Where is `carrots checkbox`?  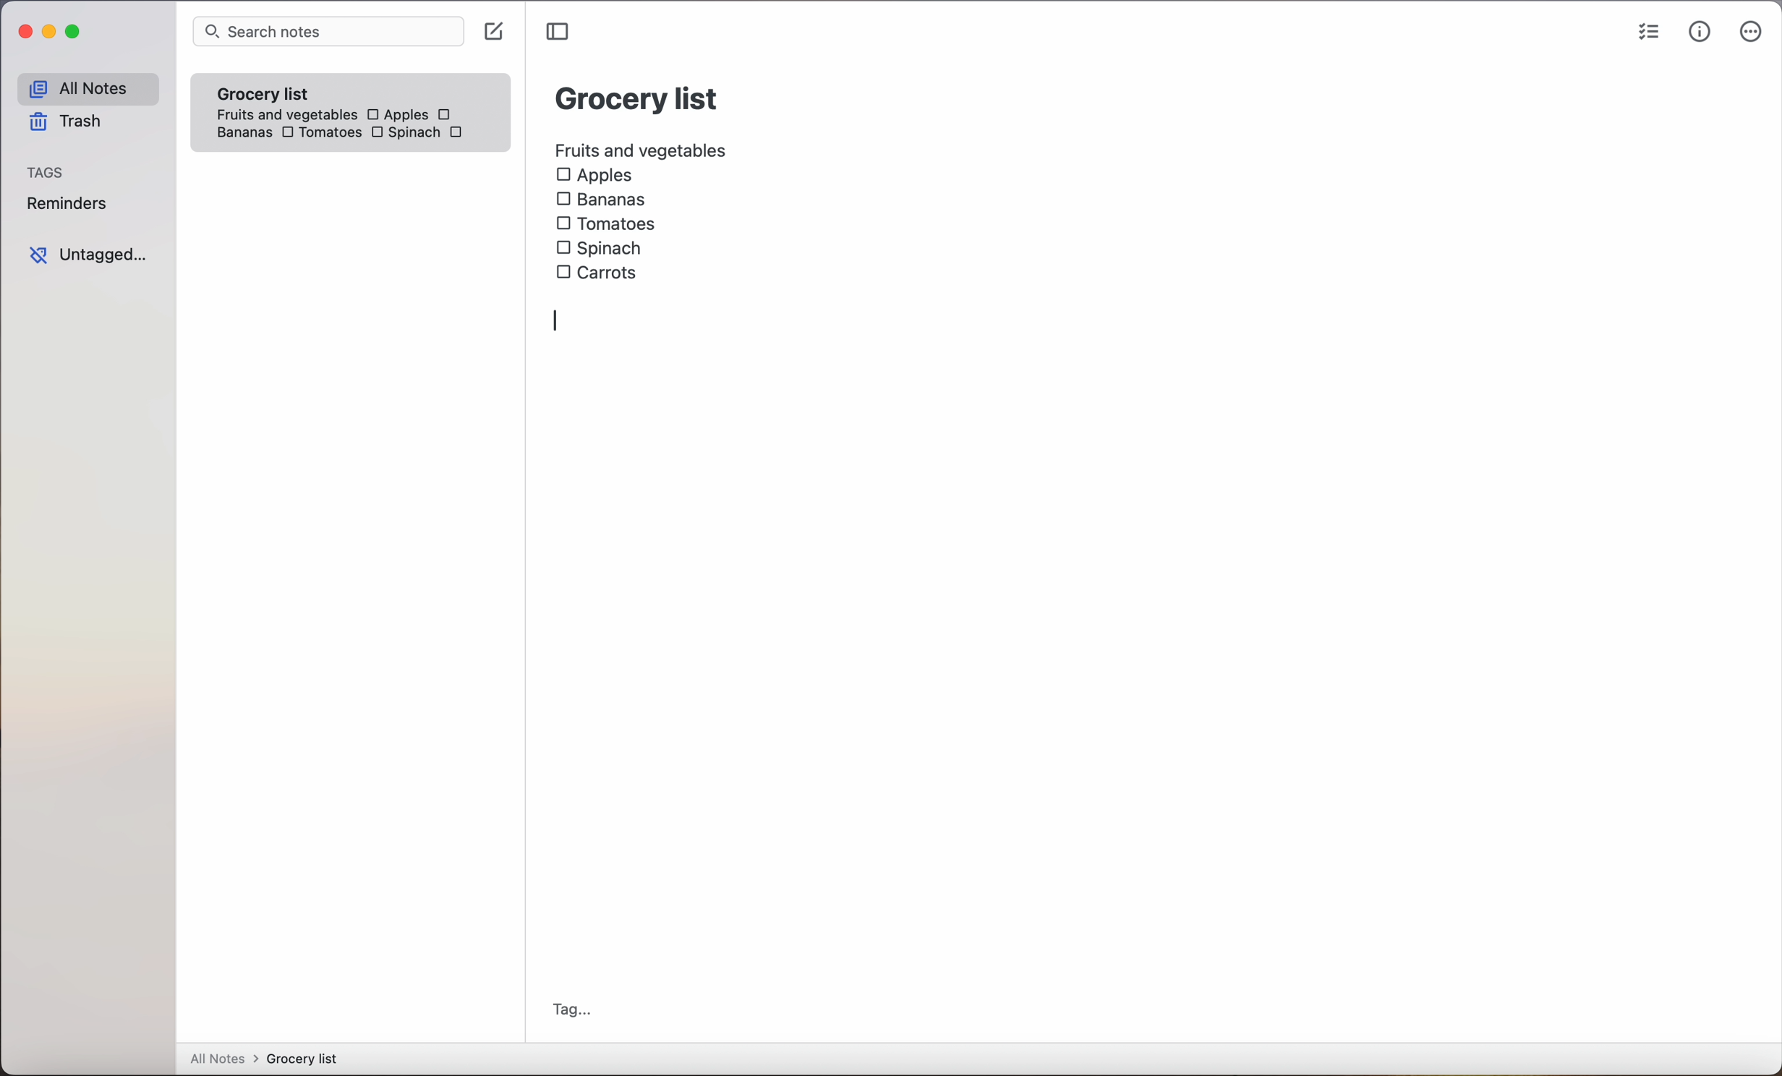 carrots checkbox is located at coordinates (601, 270).